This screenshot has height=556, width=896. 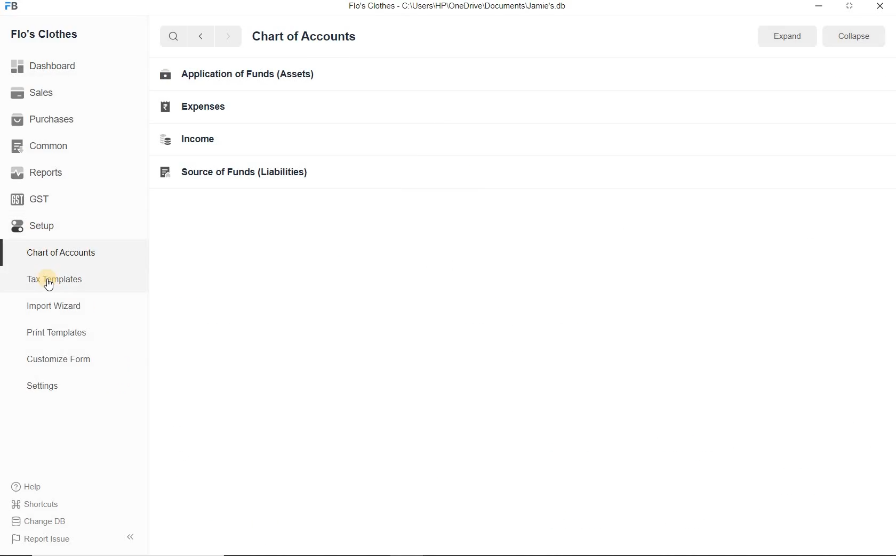 I want to click on Flo's Clothes, so click(x=42, y=34).